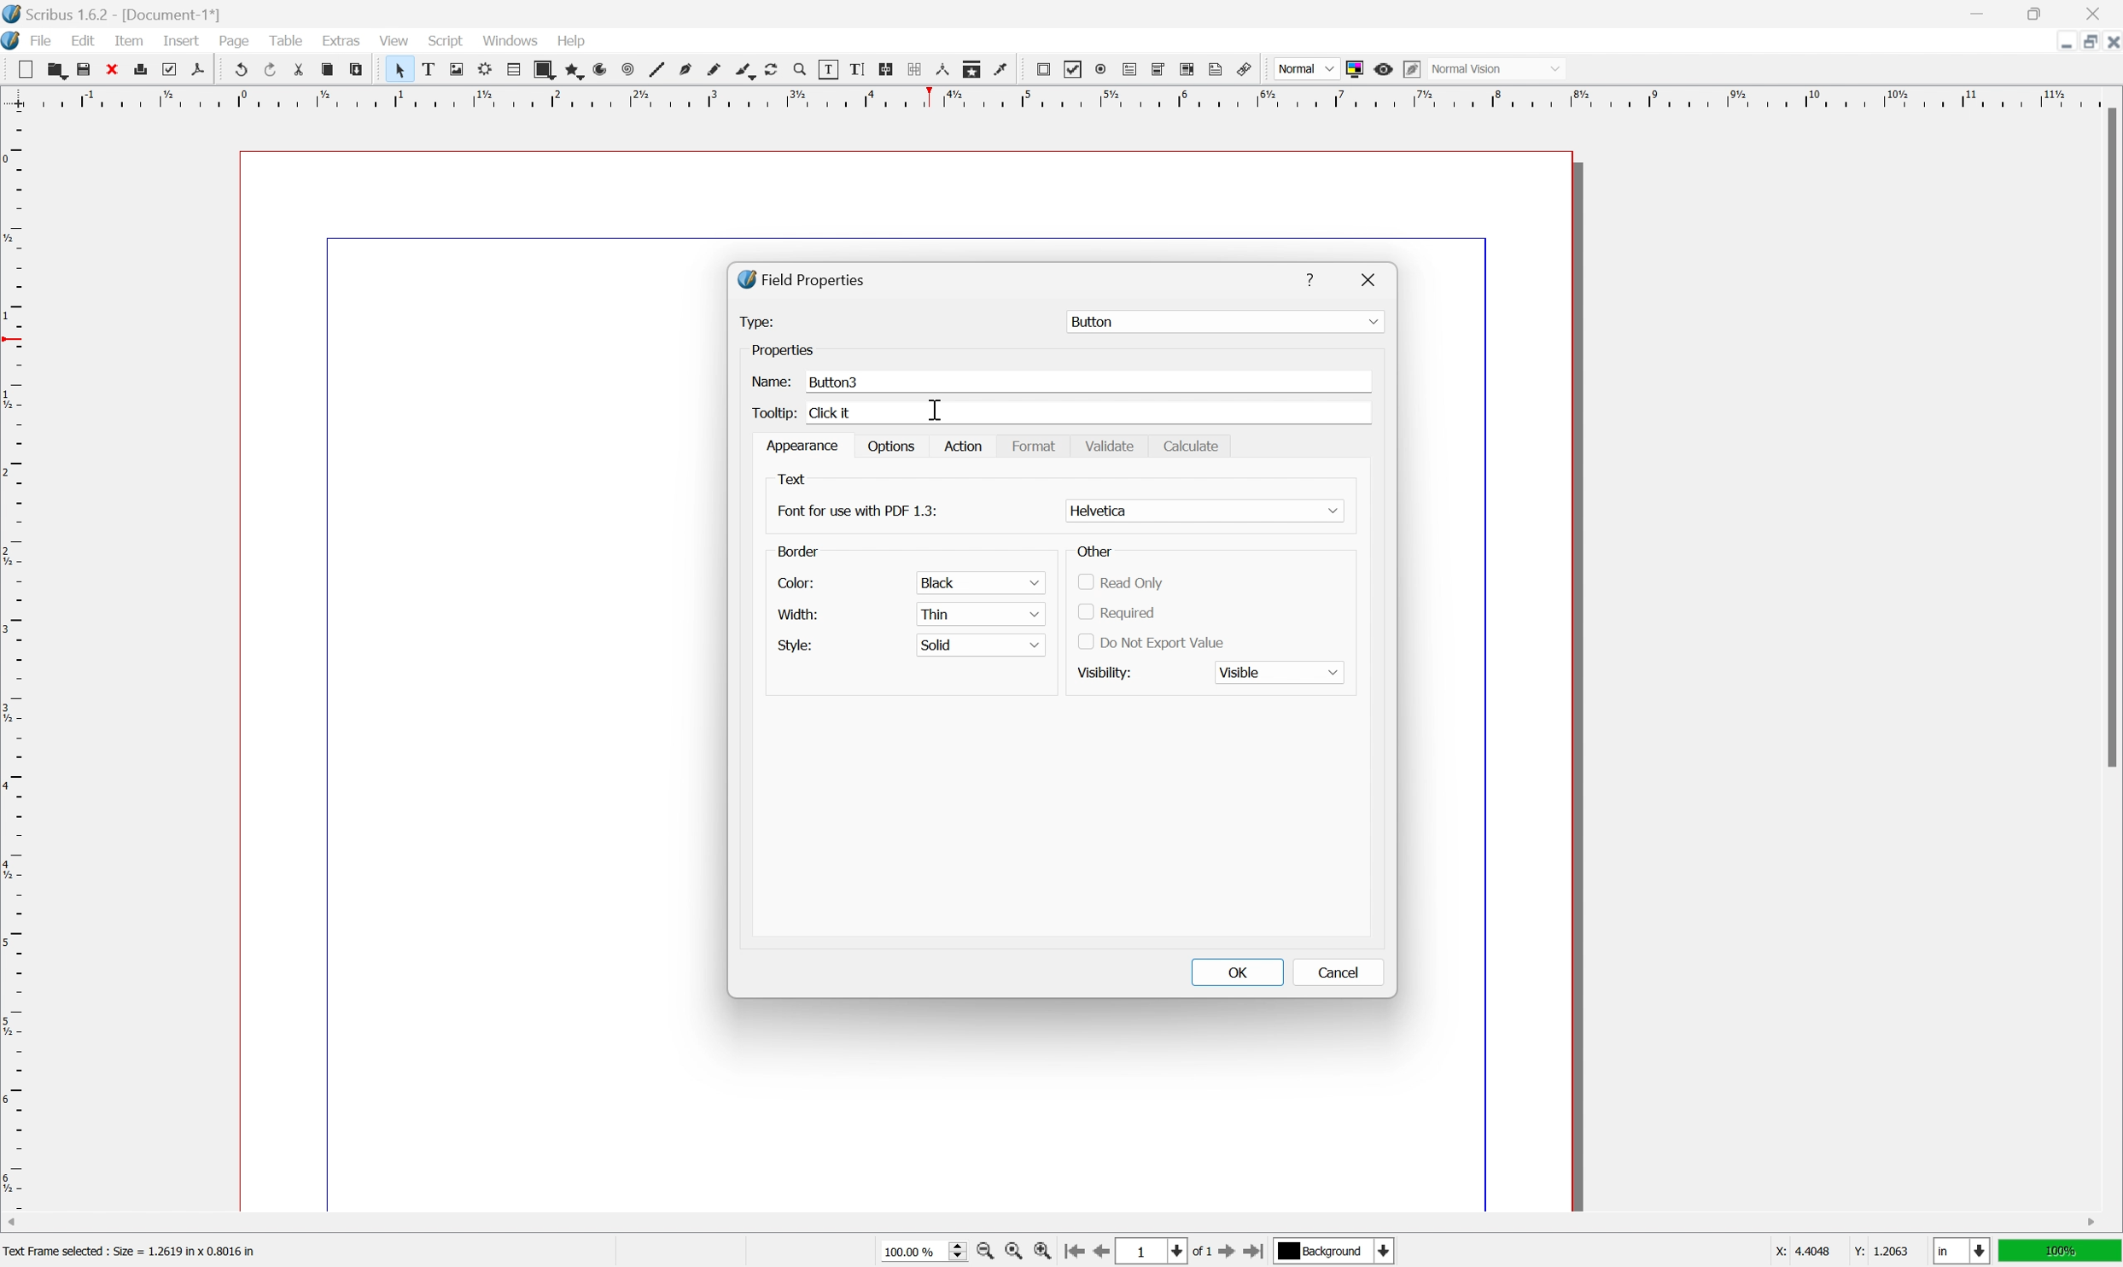 The image size is (2123, 1267). Describe the element at coordinates (1056, 97) in the screenshot. I see `ruler` at that location.